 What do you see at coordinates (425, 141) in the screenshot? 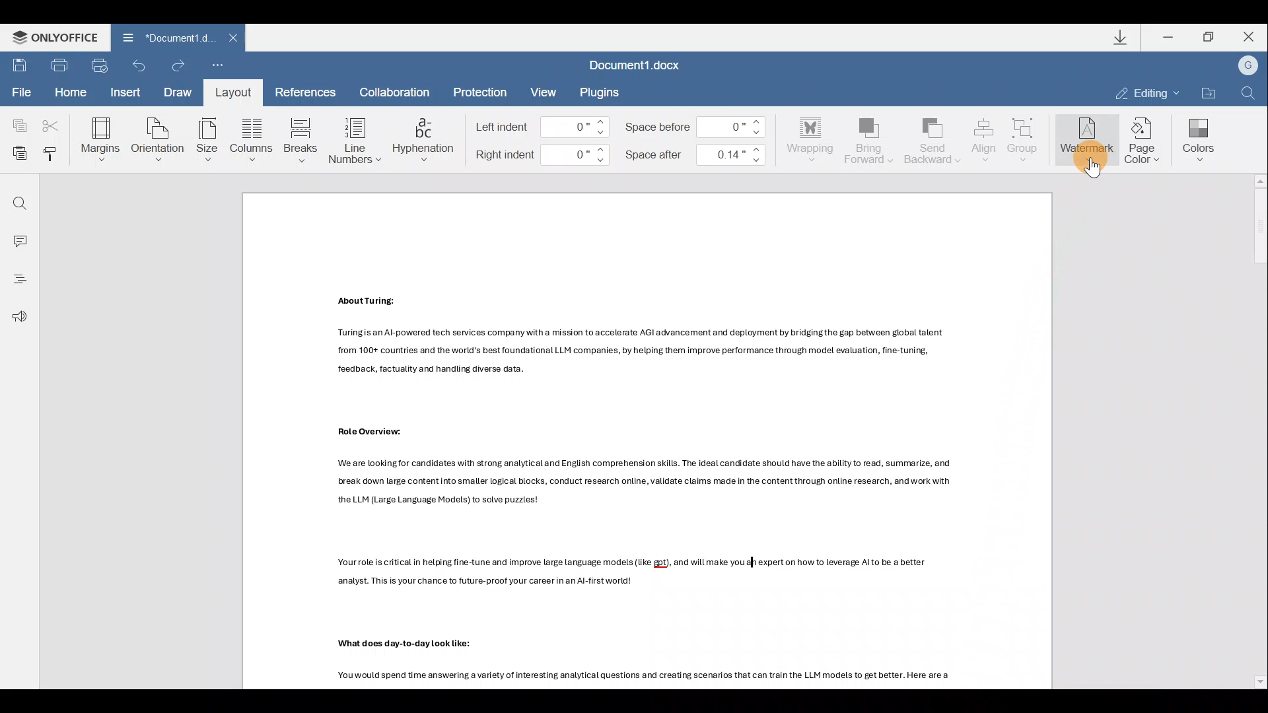
I see `Hyphenation` at bounding box center [425, 141].